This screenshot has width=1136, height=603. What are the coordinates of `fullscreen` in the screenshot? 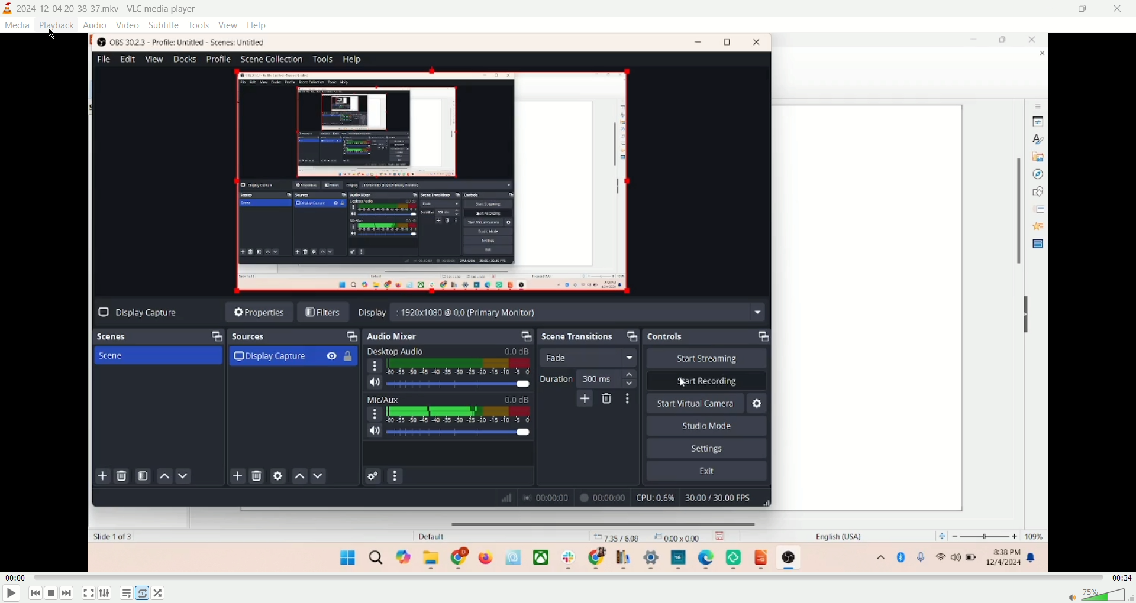 It's located at (88, 595).